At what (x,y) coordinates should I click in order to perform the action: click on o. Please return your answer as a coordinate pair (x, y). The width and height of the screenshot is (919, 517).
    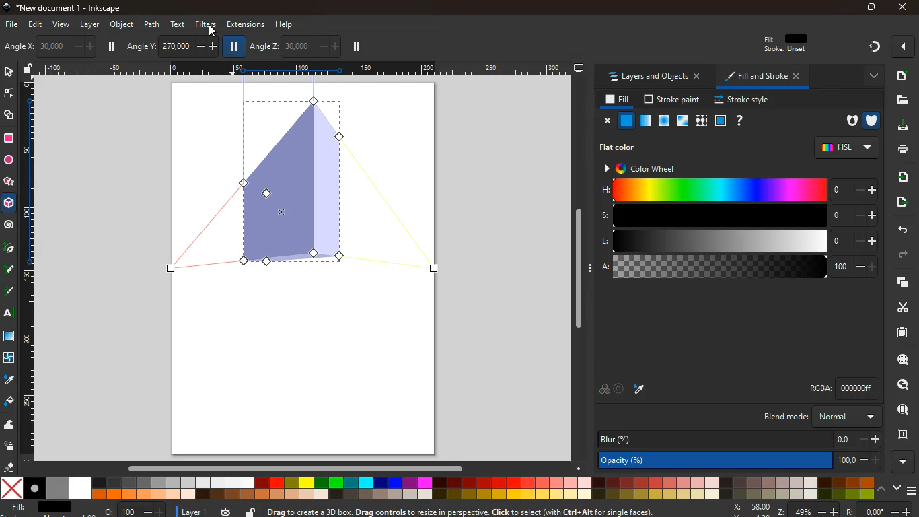
    Looking at the image, I should click on (132, 510).